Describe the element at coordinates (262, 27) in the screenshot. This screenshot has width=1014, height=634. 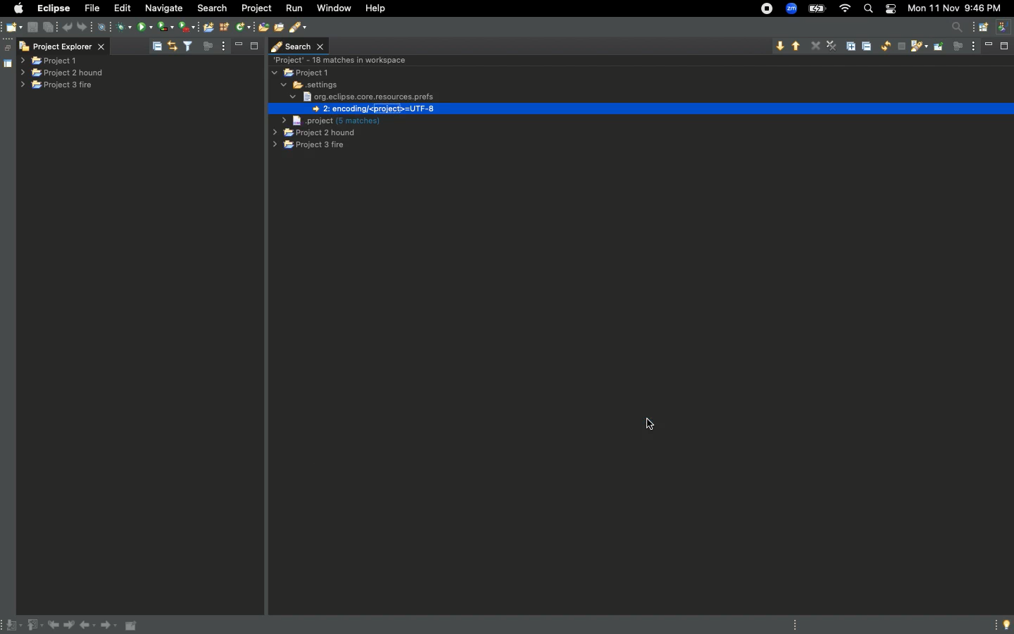
I see `open type` at that location.